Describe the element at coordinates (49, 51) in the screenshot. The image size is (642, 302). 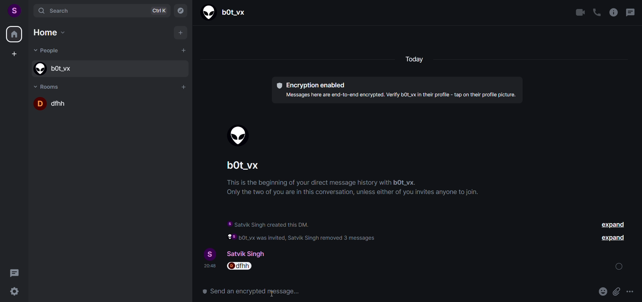
I see `people` at that location.